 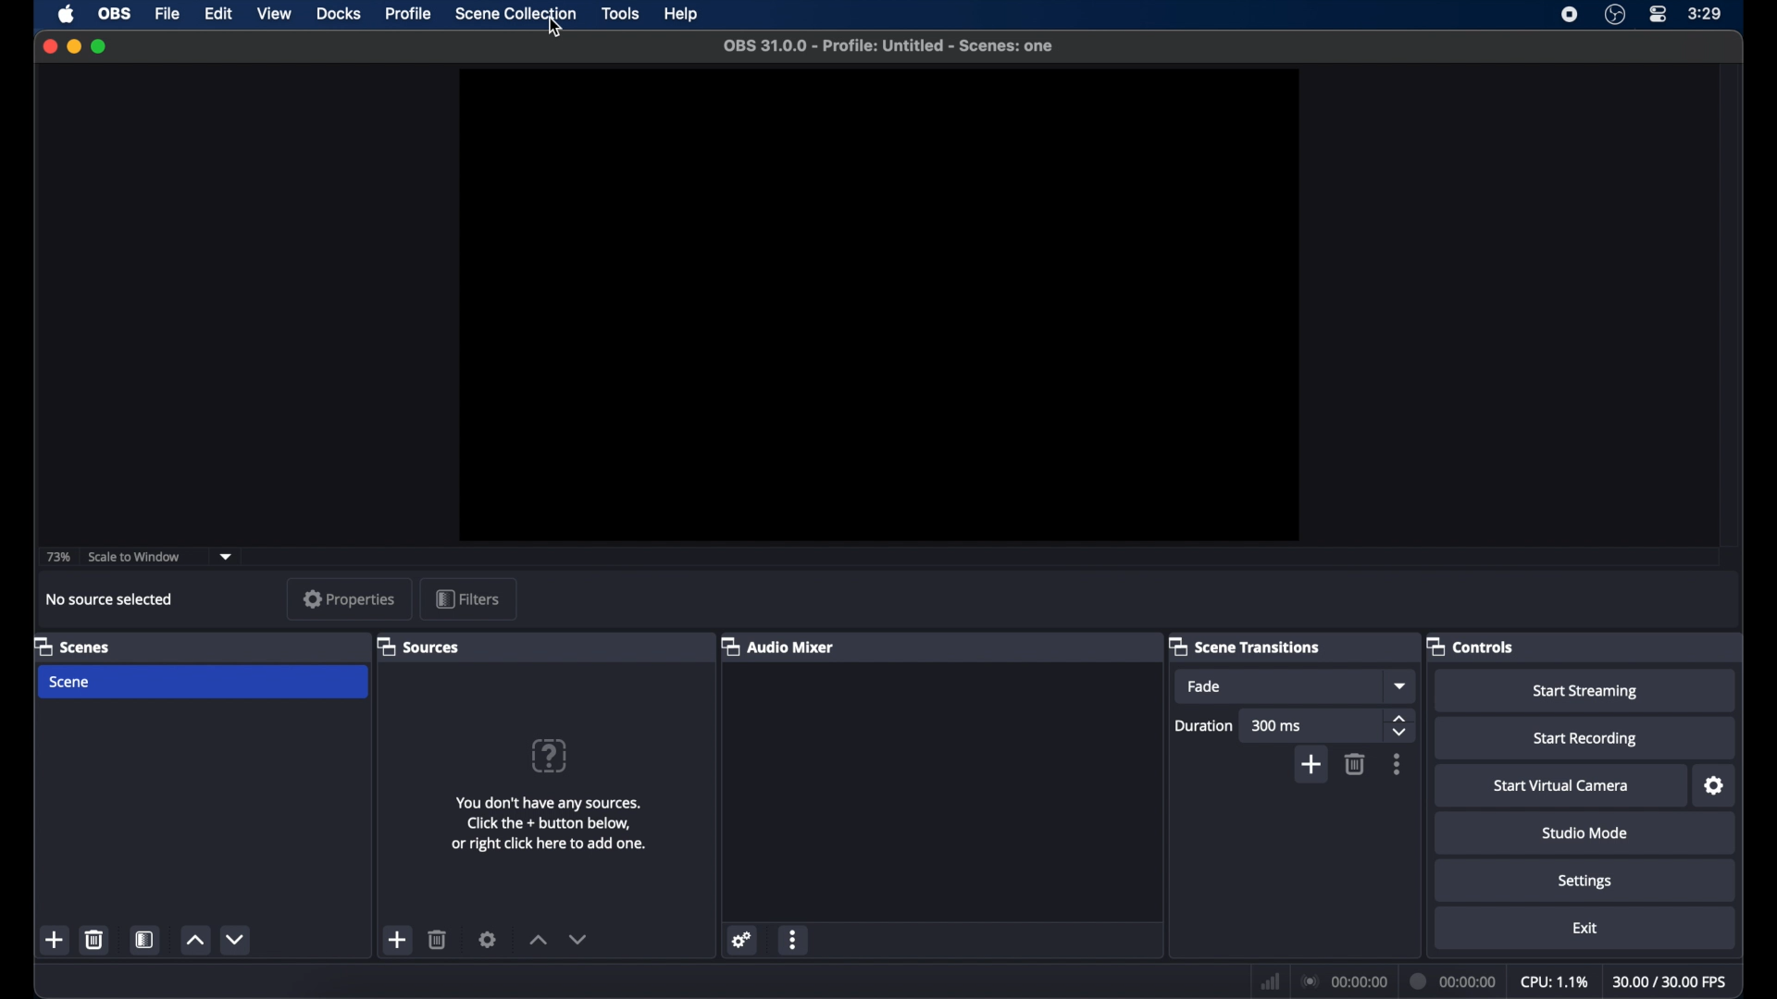 What do you see at coordinates (100, 46) in the screenshot?
I see `maximize` at bounding box center [100, 46].